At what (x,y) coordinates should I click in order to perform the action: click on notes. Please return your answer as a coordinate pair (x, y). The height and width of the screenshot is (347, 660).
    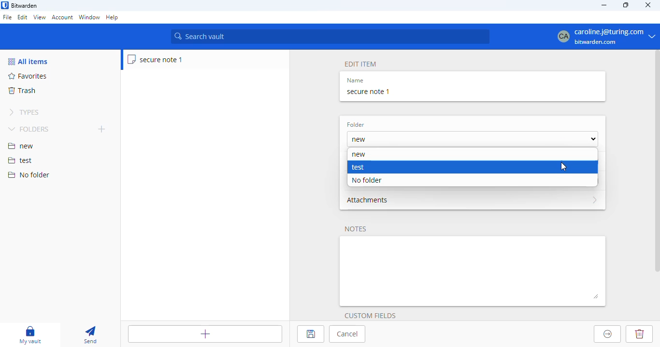
    Looking at the image, I should click on (356, 229).